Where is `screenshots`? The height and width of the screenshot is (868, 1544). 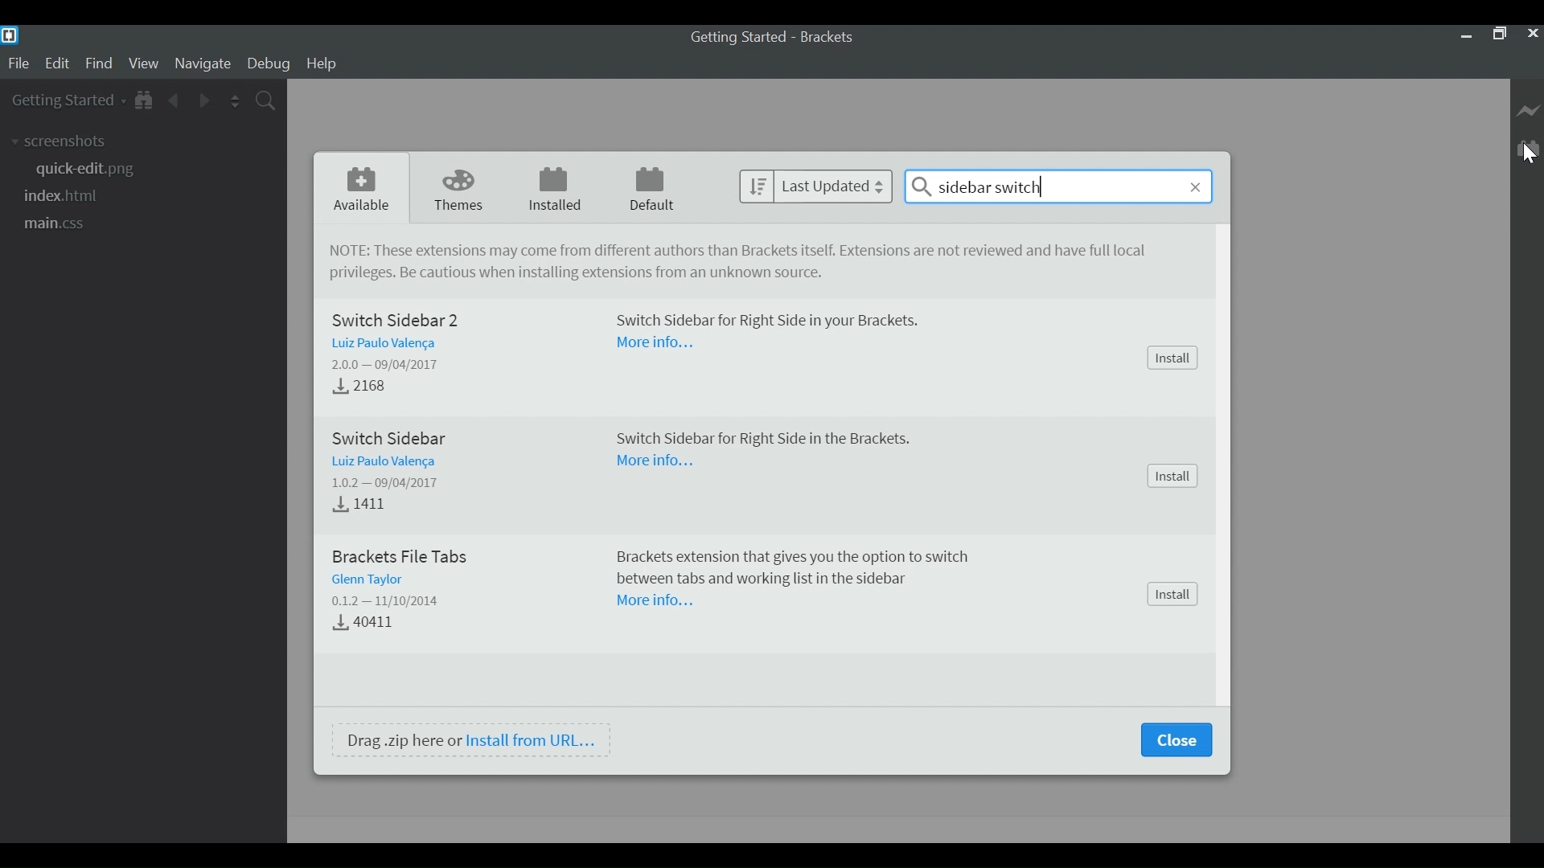 screenshots is located at coordinates (60, 141).